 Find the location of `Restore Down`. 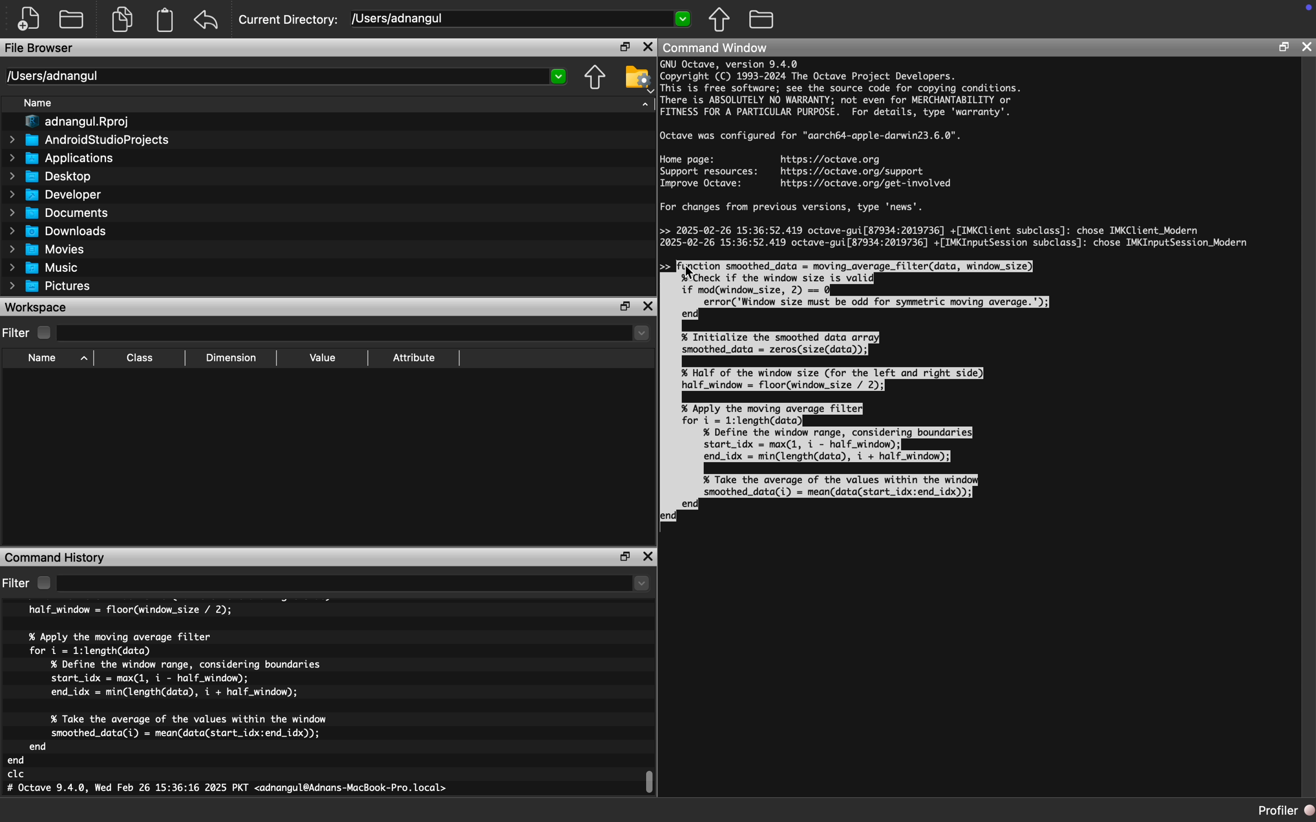

Restore Down is located at coordinates (625, 307).